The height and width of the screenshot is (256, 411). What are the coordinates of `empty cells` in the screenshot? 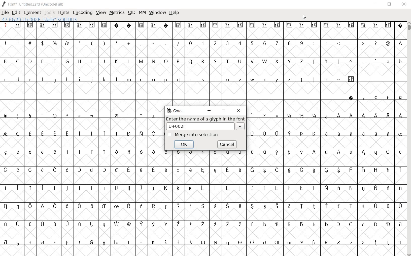 It's located at (203, 34).